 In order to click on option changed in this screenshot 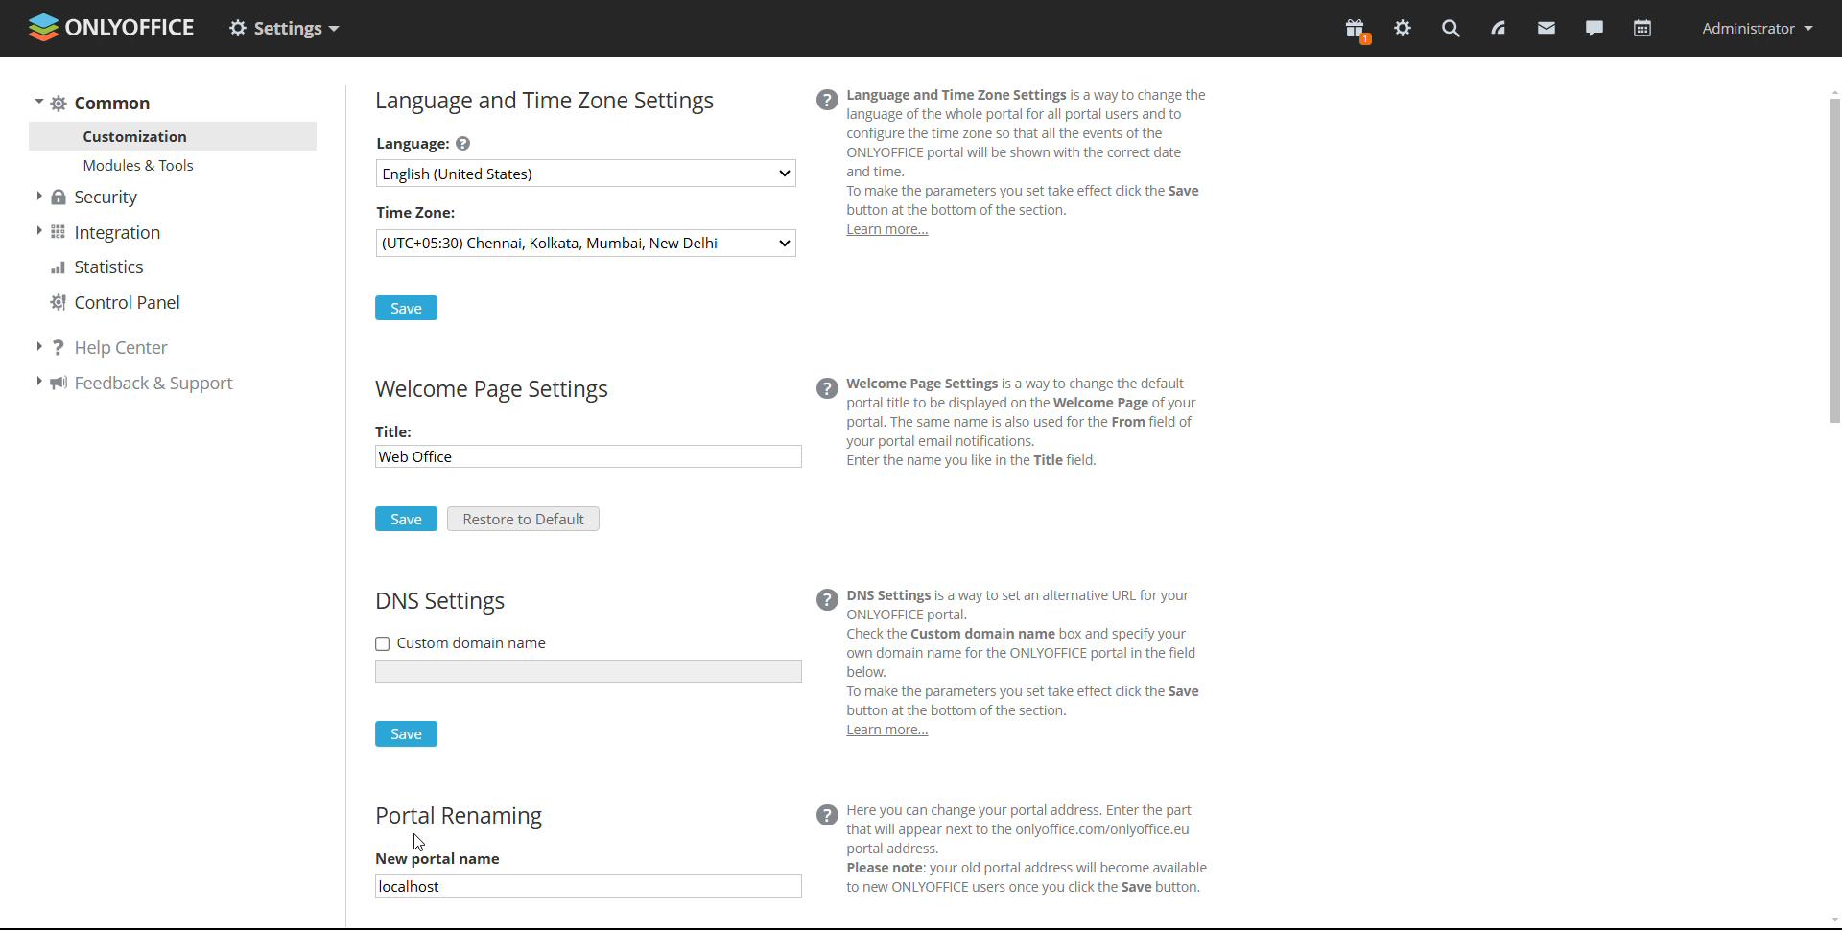, I will do `click(284, 27)`.